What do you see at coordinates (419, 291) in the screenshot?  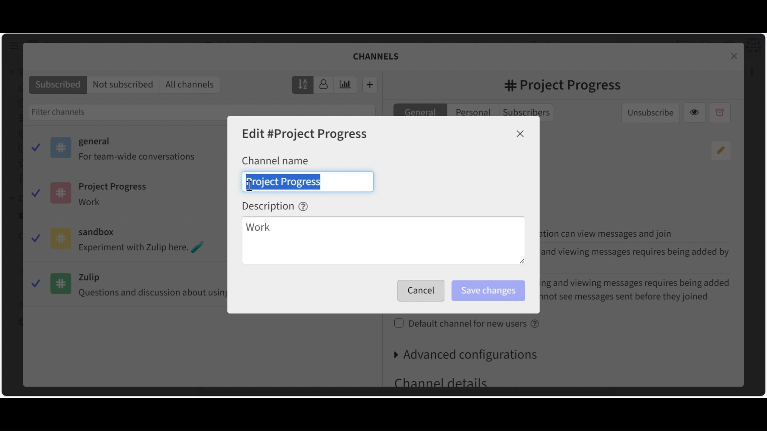 I see `Save ` at bounding box center [419, 291].